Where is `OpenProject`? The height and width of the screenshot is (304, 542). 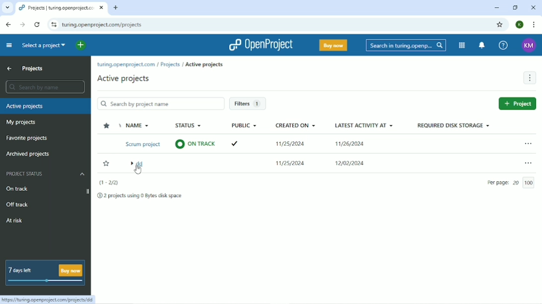 OpenProject is located at coordinates (259, 45).